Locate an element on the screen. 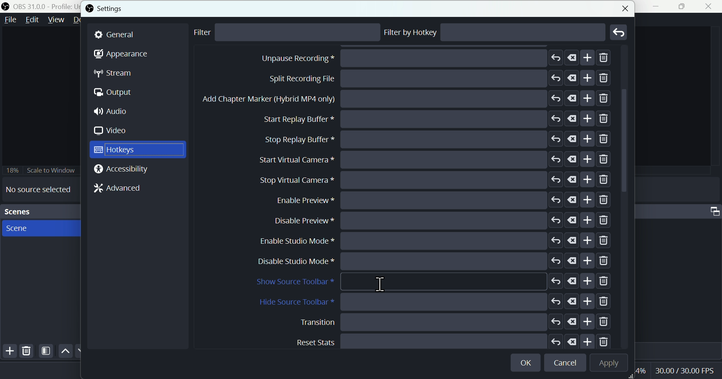 The width and height of the screenshot is (722, 379). up is located at coordinates (65, 351).